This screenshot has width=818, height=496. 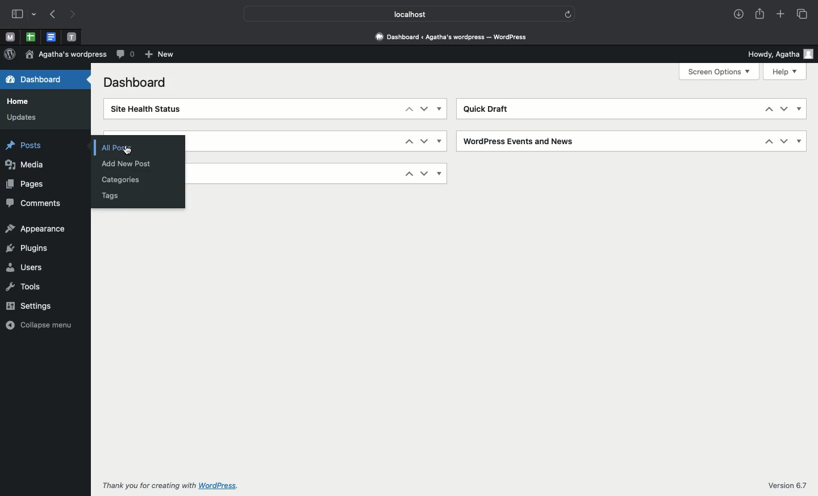 What do you see at coordinates (32, 79) in the screenshot?
I see `Dashboard` at bounding box center [32, 79].